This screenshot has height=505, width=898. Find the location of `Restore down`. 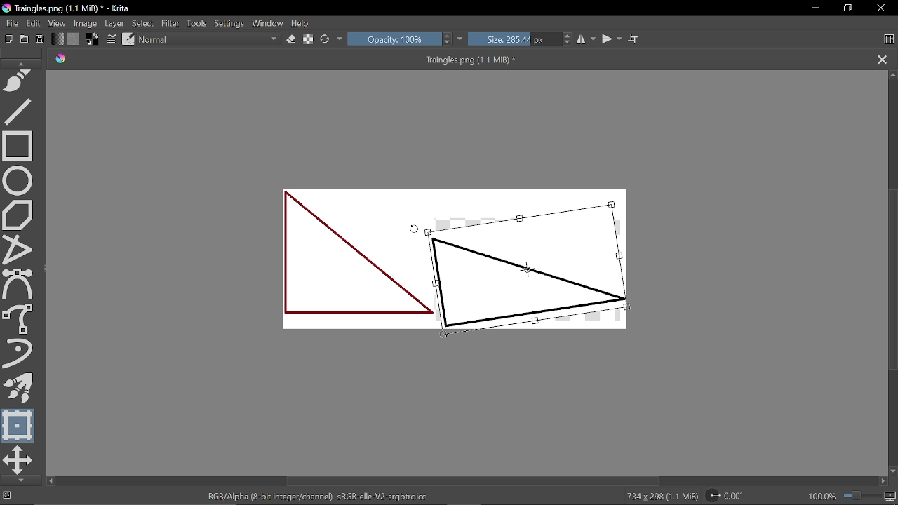

Restore down is located at coordinates (846, 9).